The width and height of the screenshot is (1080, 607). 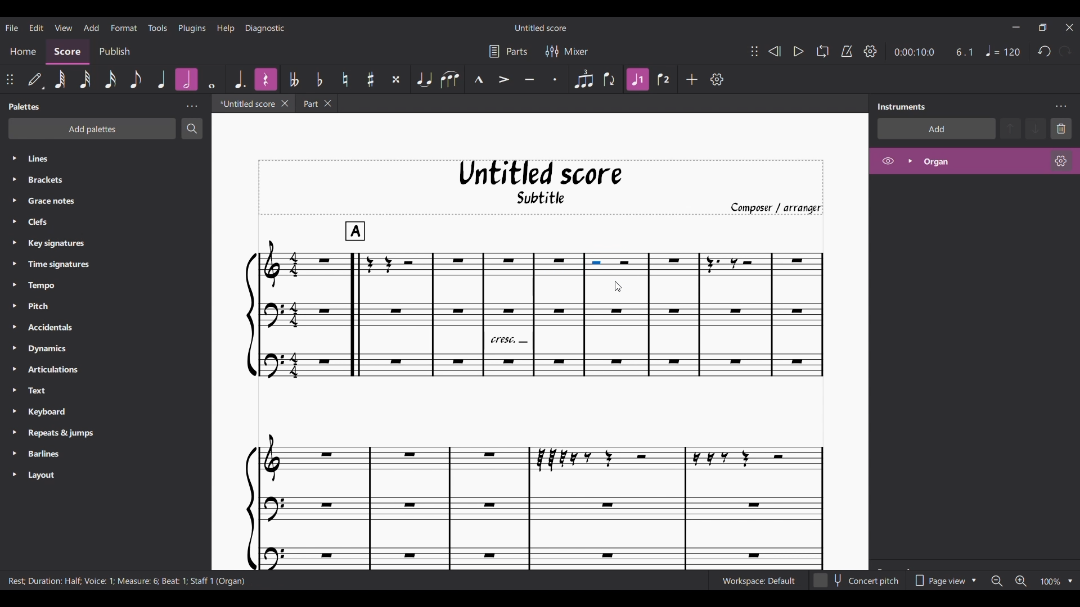 I want to click on 32nd note, so click(x=85, y=80).